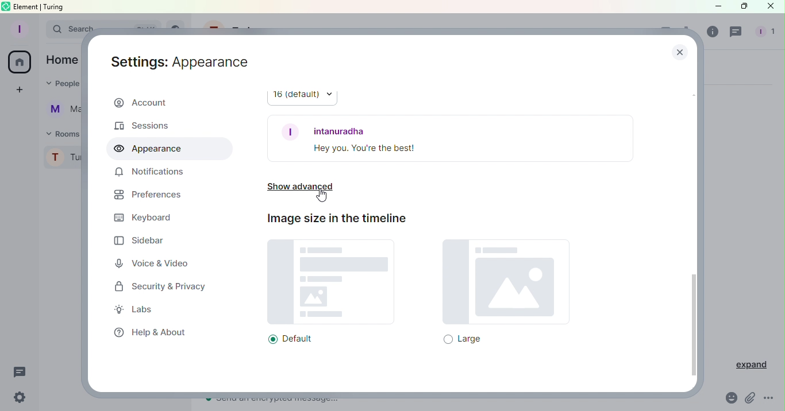  What do you see at coordinates (17, 28) in the screenshot?
I see `Profile` at bounding box center [17, 28].